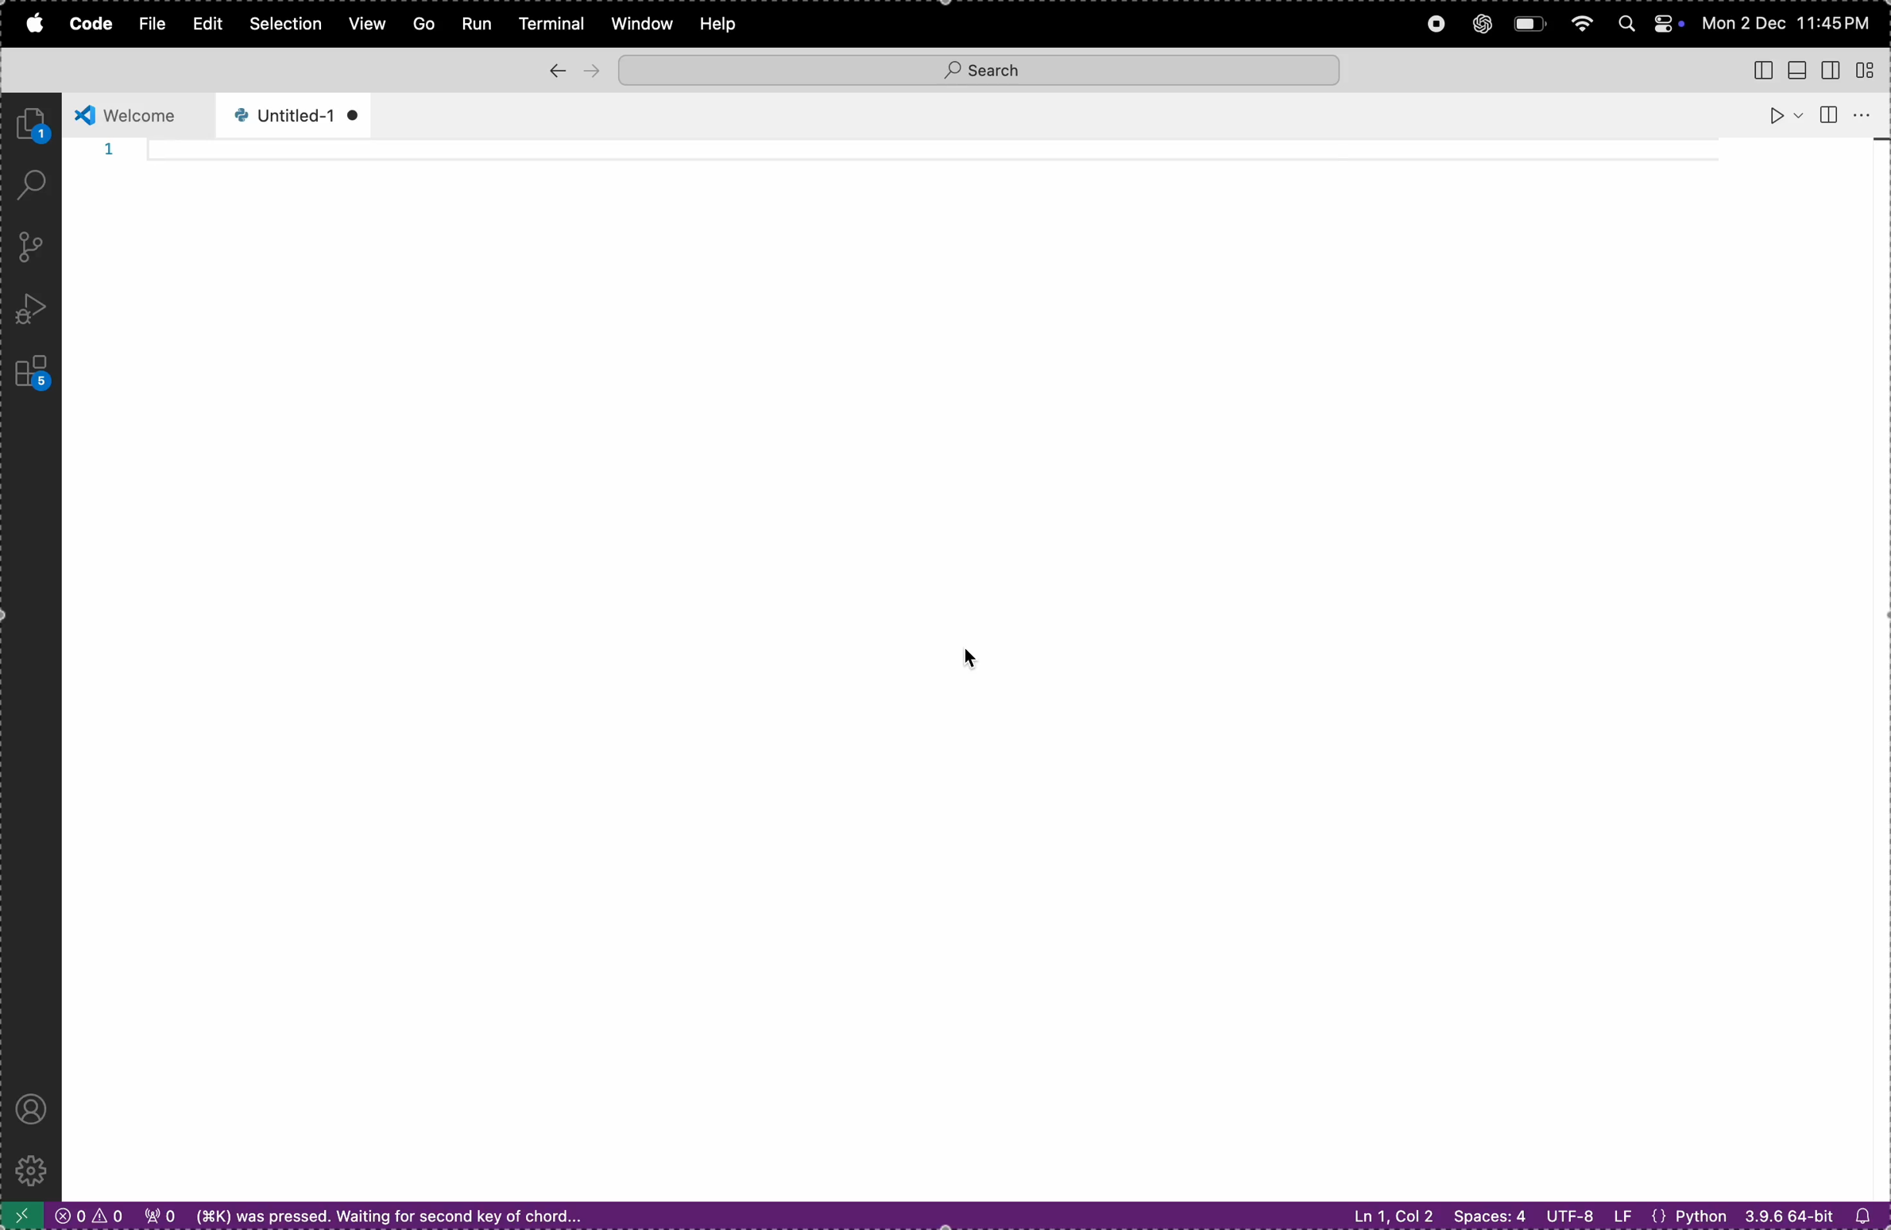 This screenshot has width=1891, height=1230. I want to click on wifi, so click(1580, 25).